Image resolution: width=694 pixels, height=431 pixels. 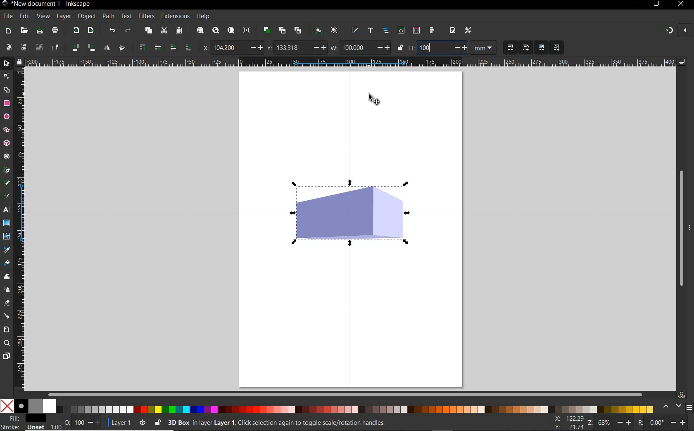 I want to click on undo, so click(x=112, y=30).